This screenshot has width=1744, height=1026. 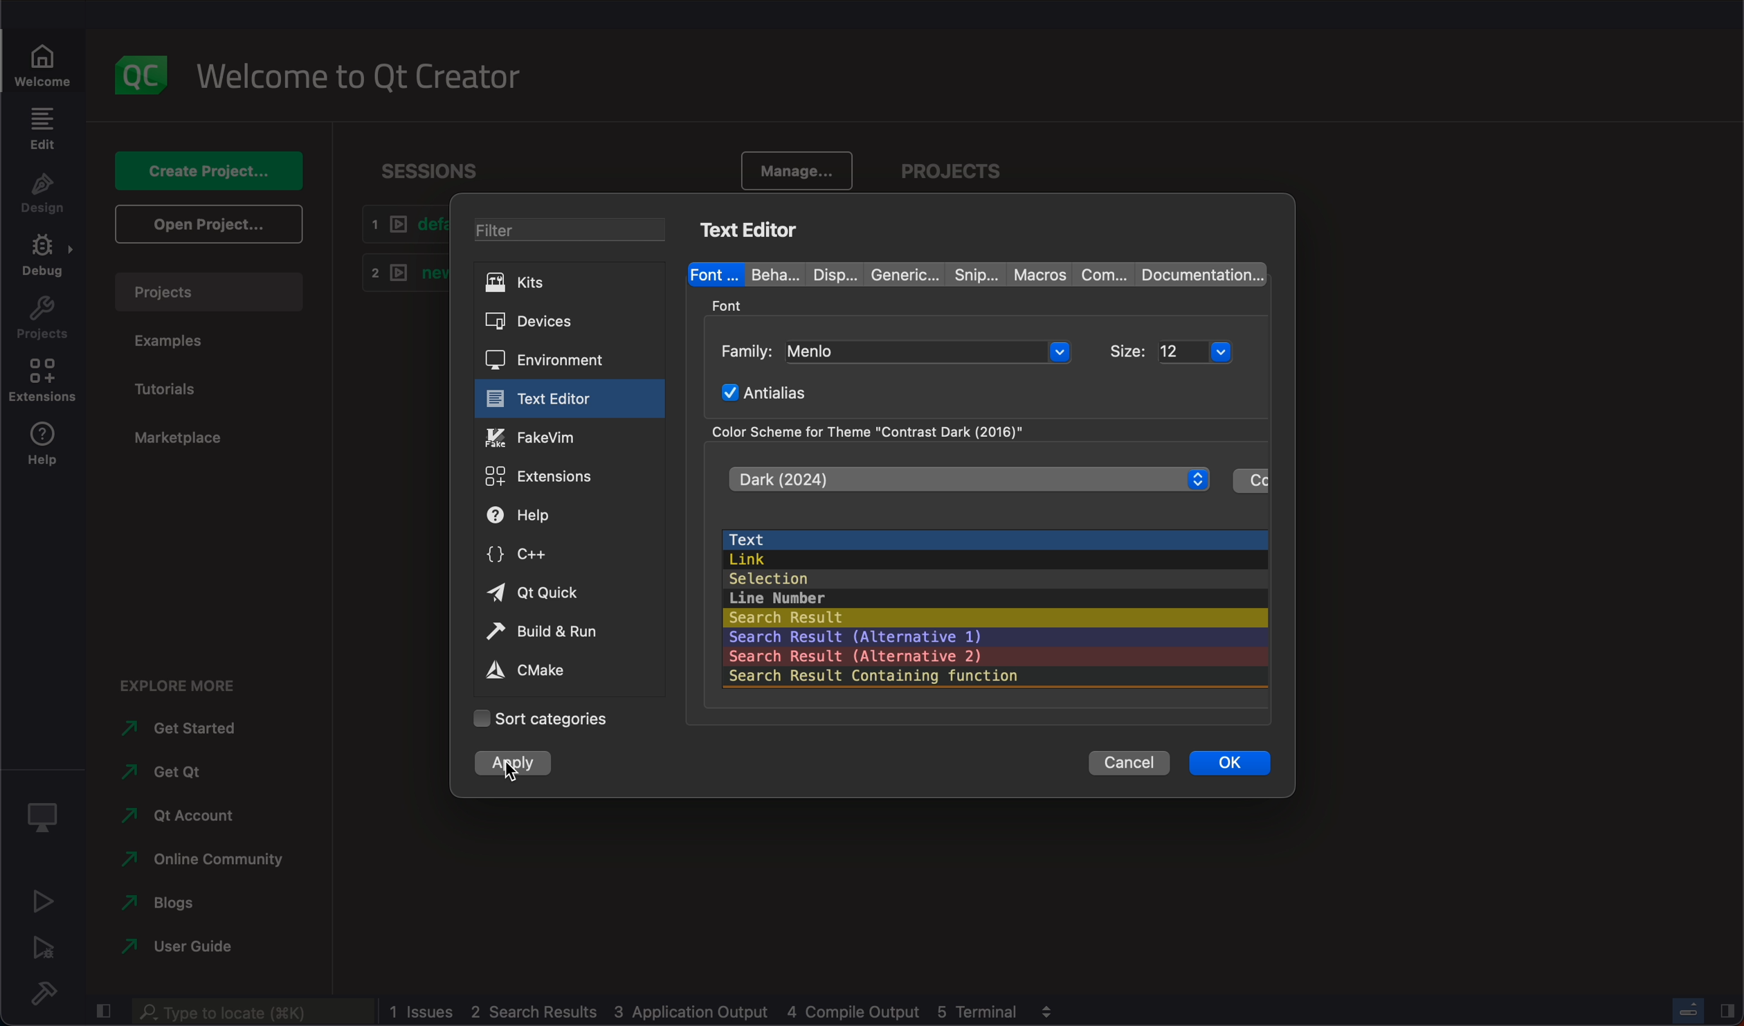 I want to click on logo, so click(x=147, y=75).